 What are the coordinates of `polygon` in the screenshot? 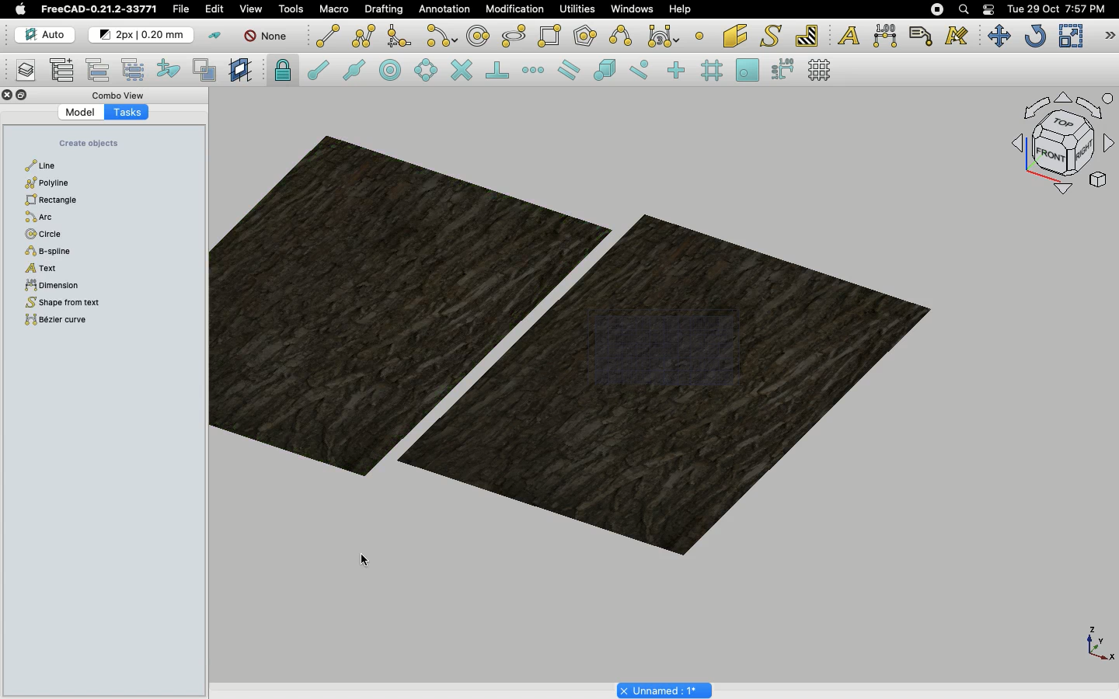 It's located at (514, 37).